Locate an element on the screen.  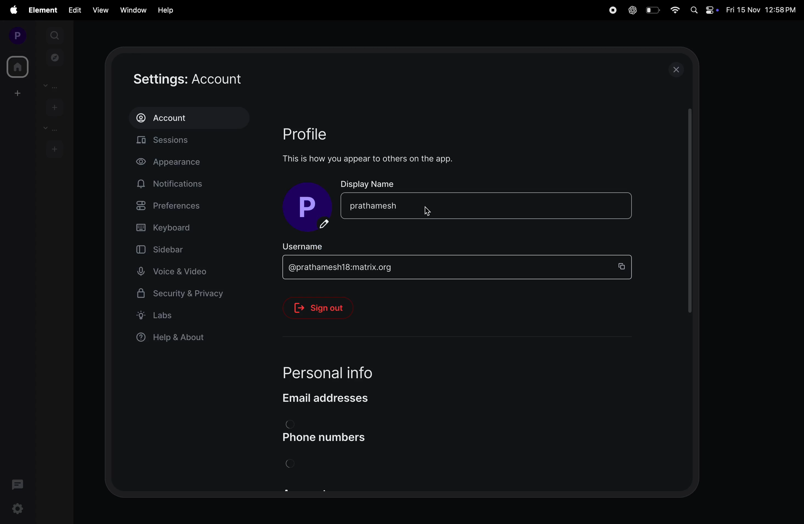
prefrences is located at coordinates (184, 207).